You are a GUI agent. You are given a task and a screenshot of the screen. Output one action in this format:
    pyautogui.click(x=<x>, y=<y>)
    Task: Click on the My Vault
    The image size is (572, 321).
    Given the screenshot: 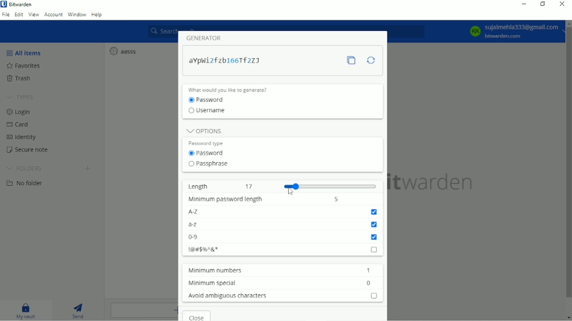 What is the action you would take?
    pyautogui.click(x=28, y=311)
    